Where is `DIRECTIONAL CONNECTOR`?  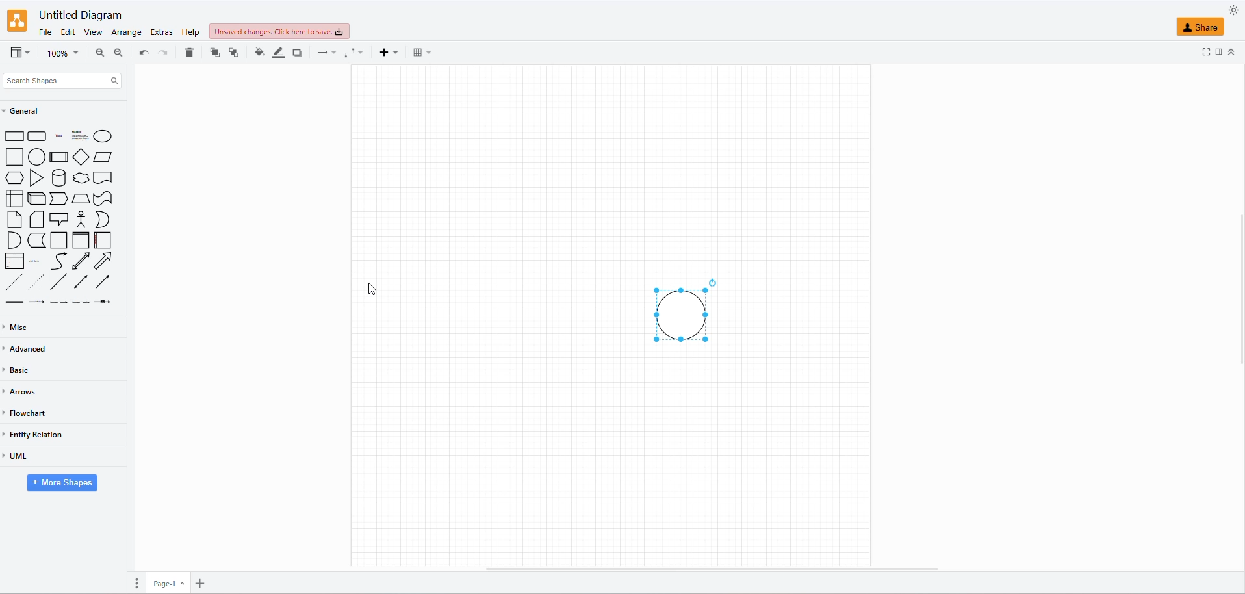 DIRECTIONAL CONNECTOR is located at coordinates (101, 282).